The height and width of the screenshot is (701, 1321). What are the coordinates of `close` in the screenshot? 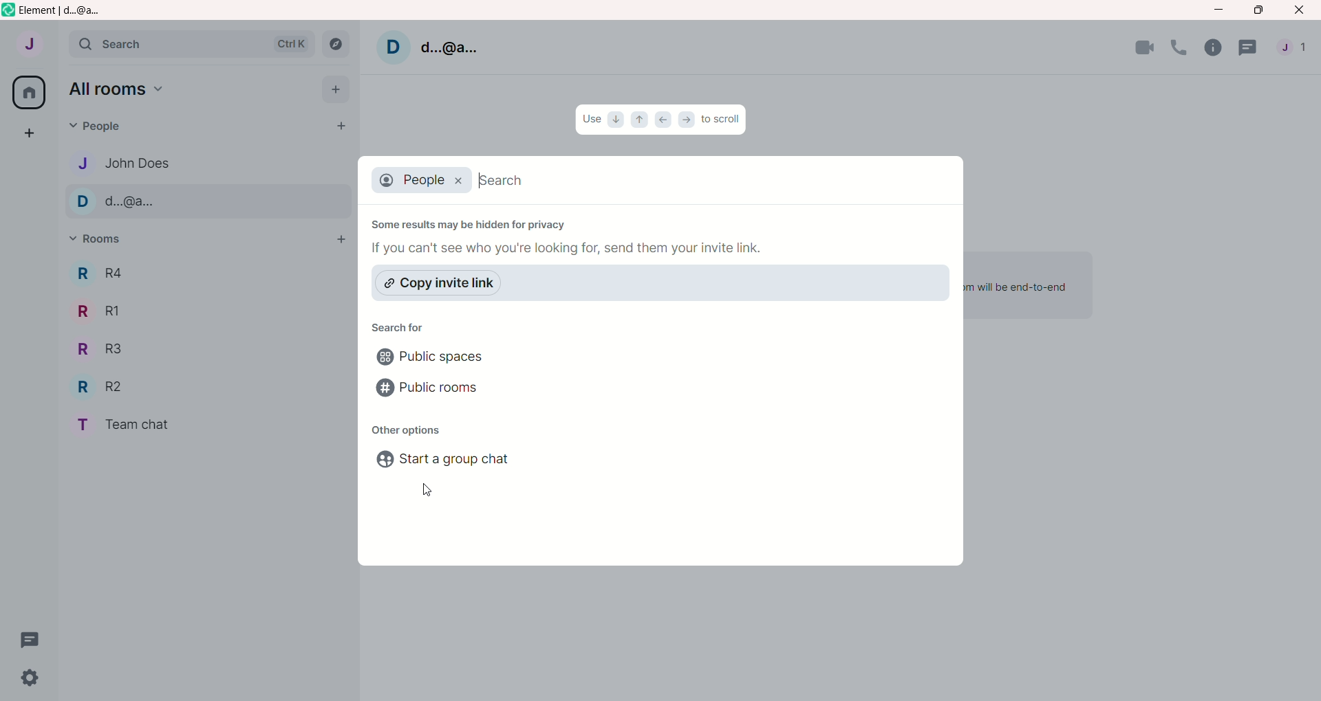 It's located at (1301, 10).